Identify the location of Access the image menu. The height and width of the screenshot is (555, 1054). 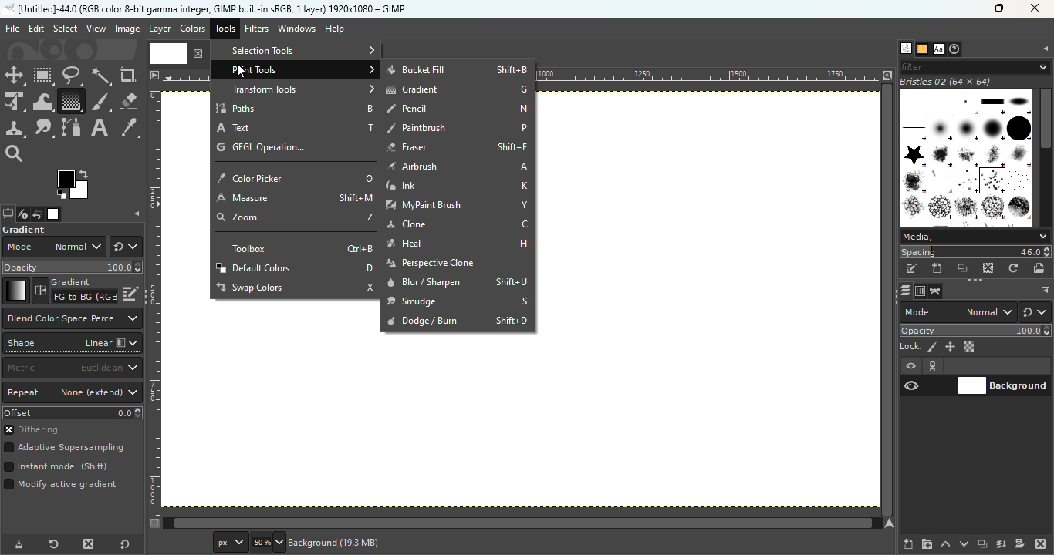
(154, 73).